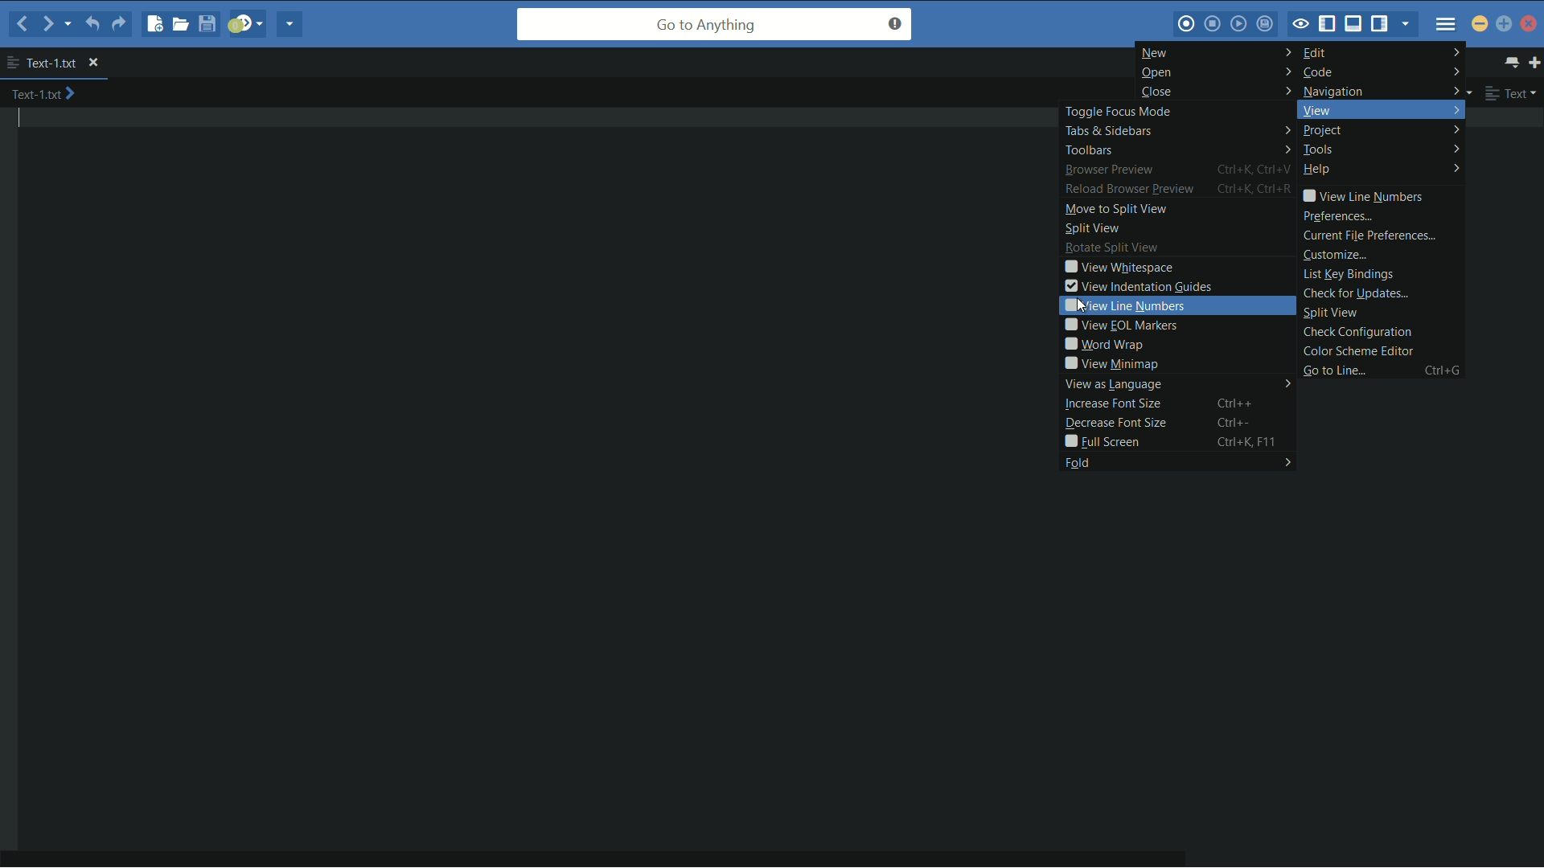 This screenshot has width=1544, height=868. Describe the element at coordinates (1214, 91) in the screenshot. I see `close` at that location.